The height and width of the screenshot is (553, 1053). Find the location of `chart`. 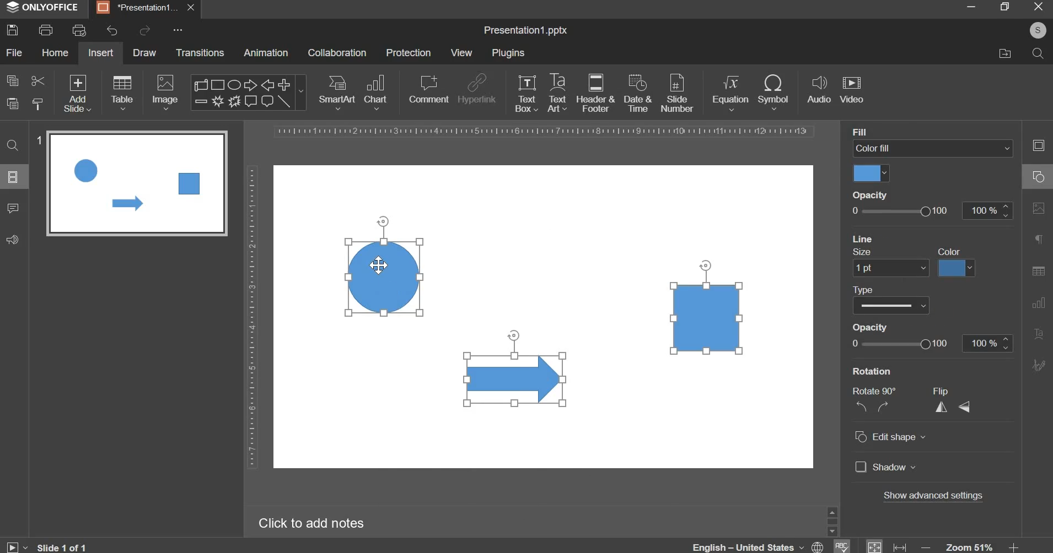

chart is located at coordinates (377, 91).